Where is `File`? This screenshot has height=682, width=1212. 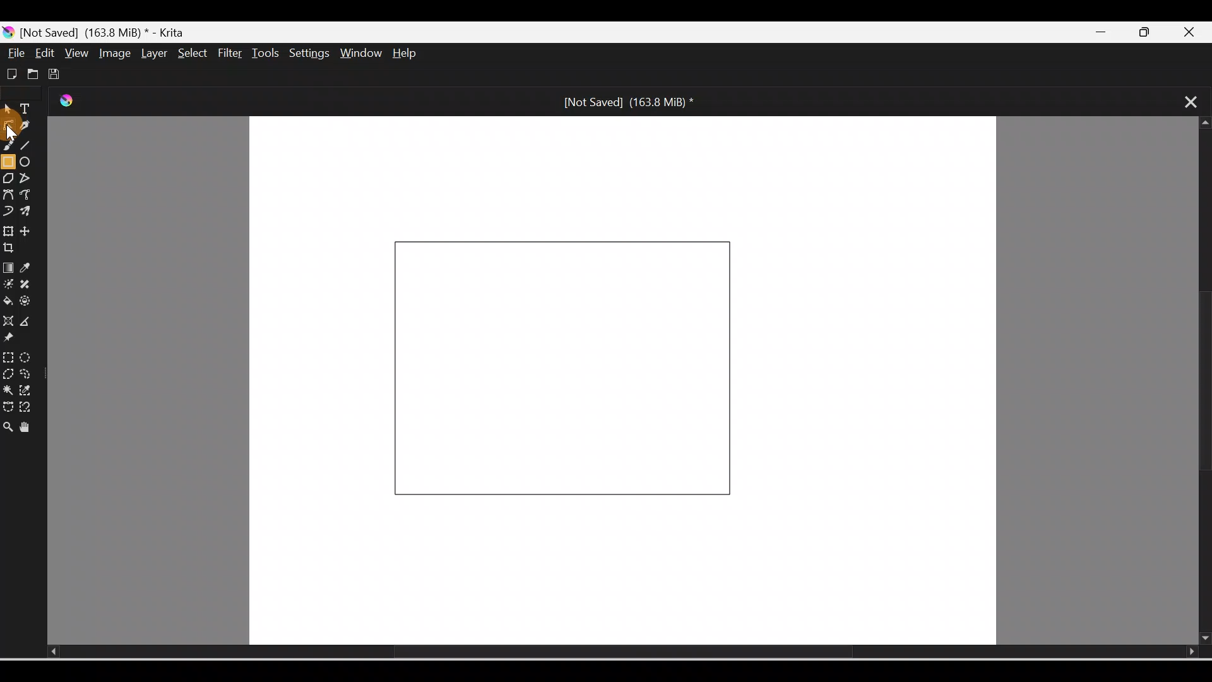
File is located at coordinates (16, 53).